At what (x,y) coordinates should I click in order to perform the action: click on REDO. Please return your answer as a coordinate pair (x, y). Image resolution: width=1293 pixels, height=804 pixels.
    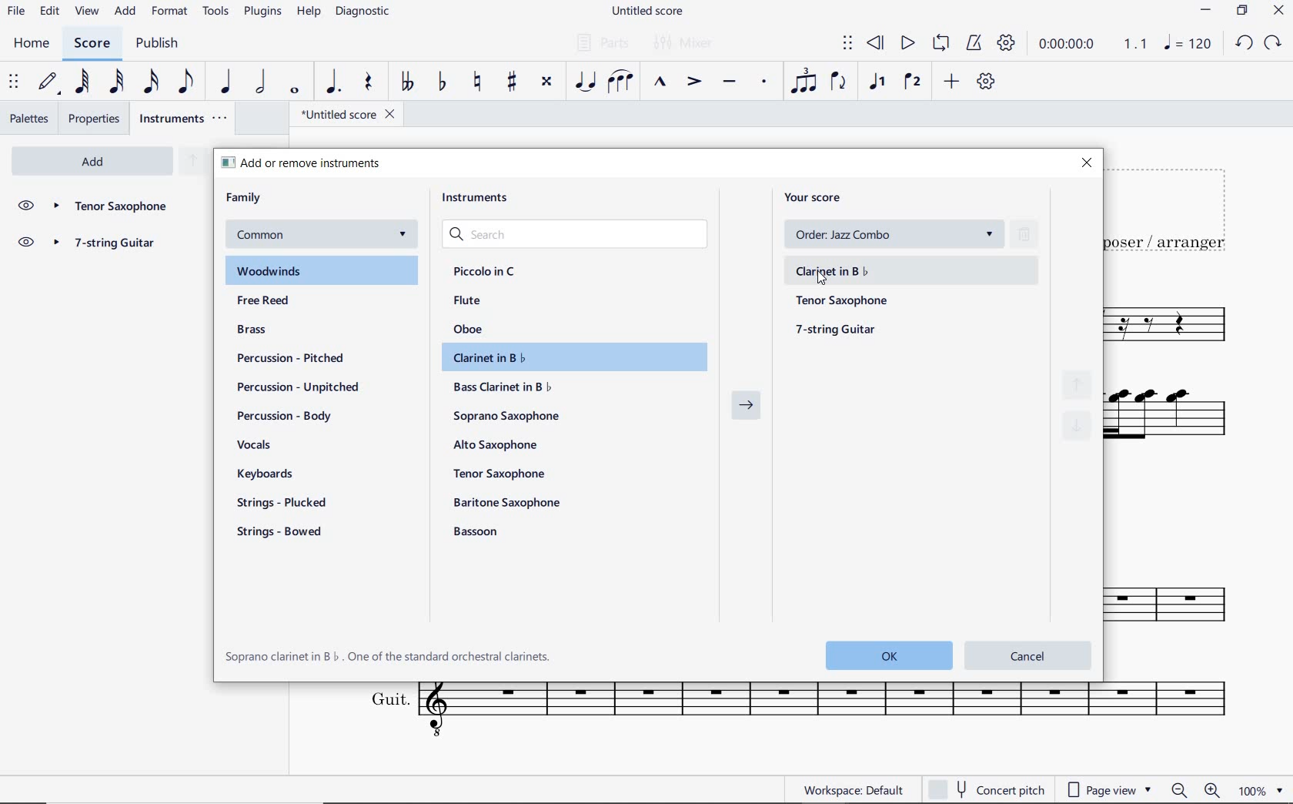
    Looking at the image, I should click on (1271, 43).